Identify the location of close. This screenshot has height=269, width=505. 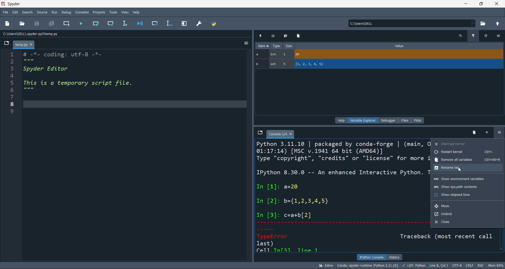
(497, 4).